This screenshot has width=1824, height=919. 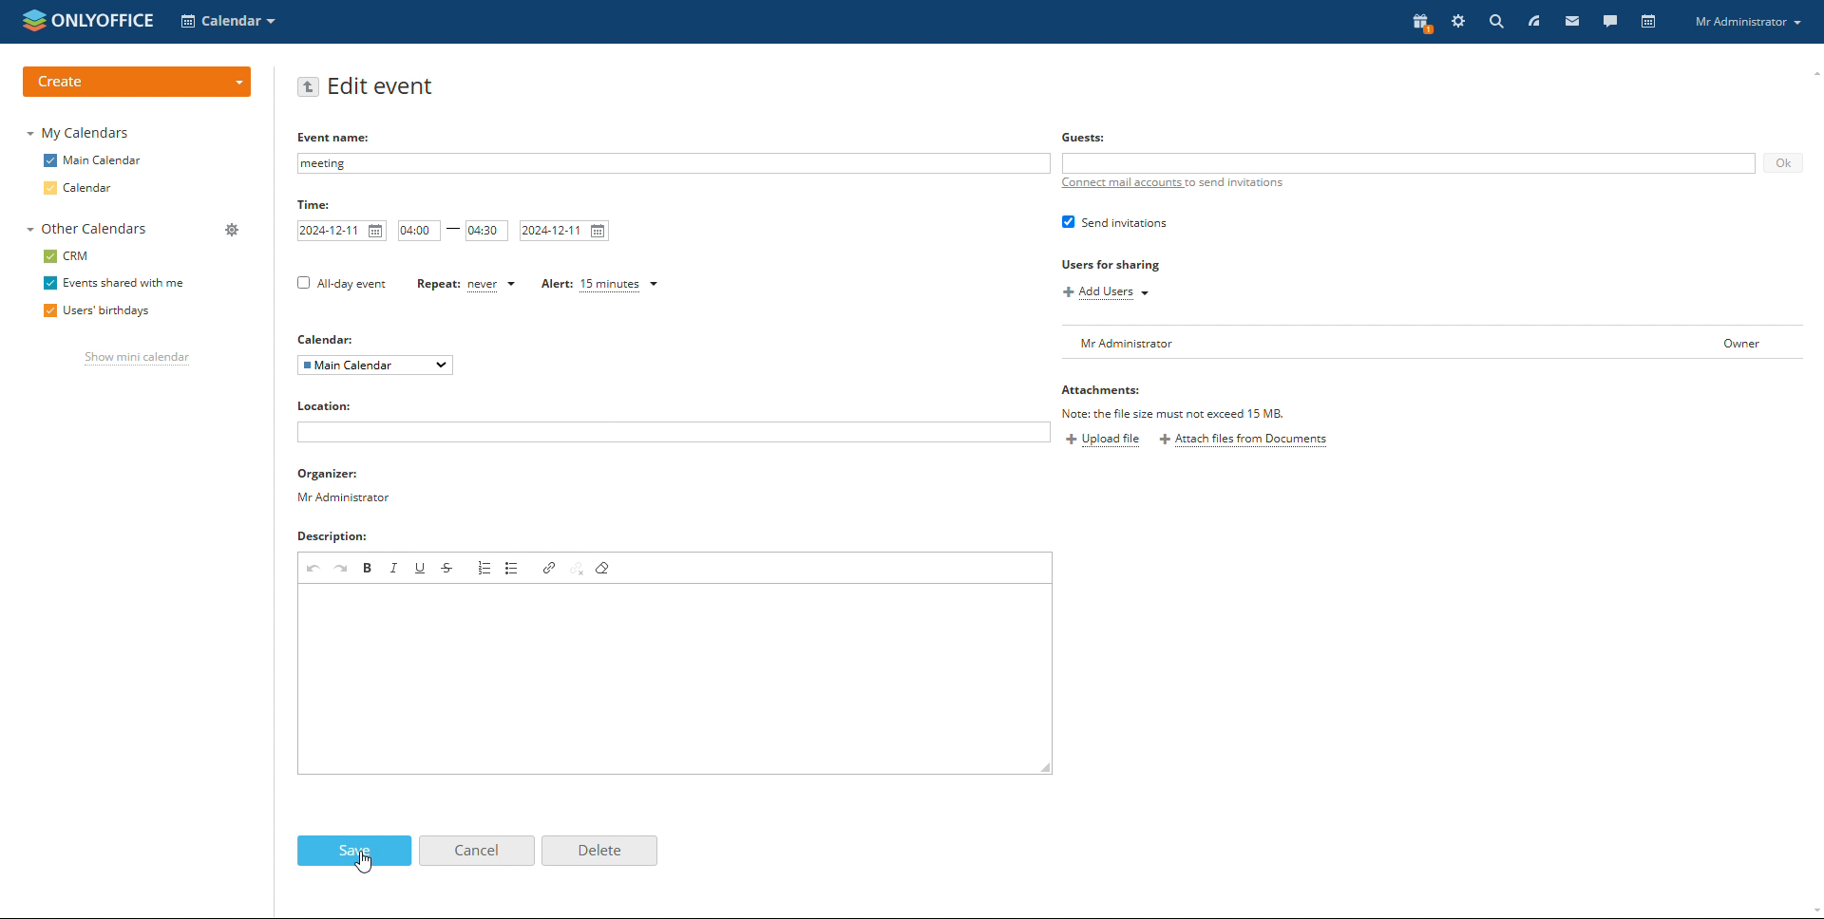 What do you see at coordinates (1045, 768) in the screenshot?
I see `resize` at bounding box center [1045, 768].